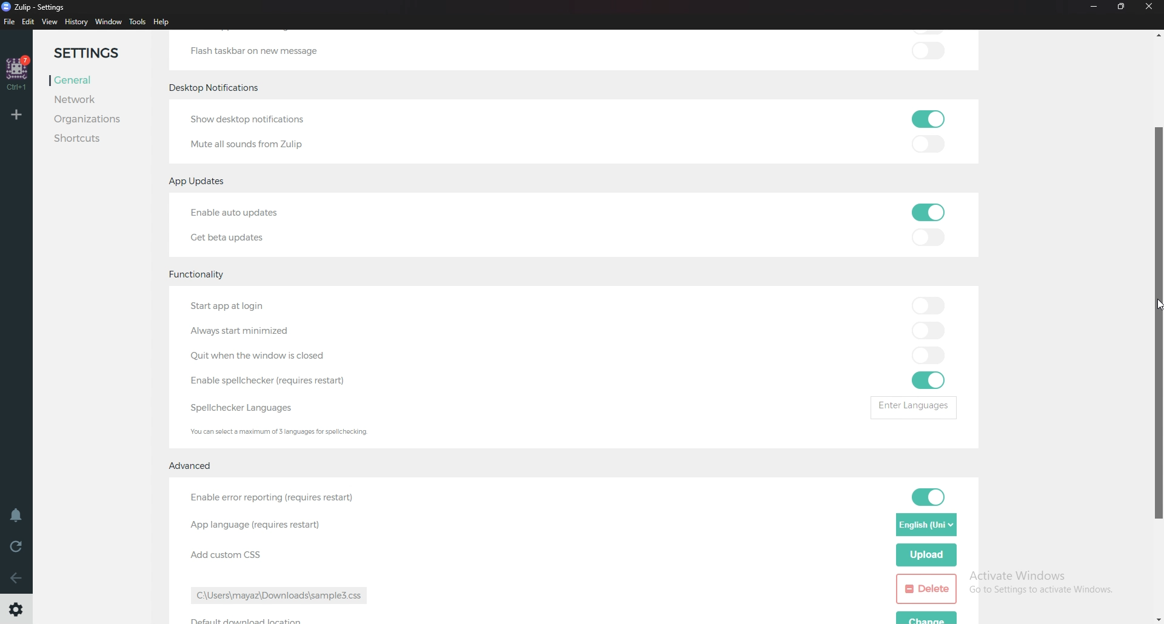  I want to click on Info, so click(286, 432).